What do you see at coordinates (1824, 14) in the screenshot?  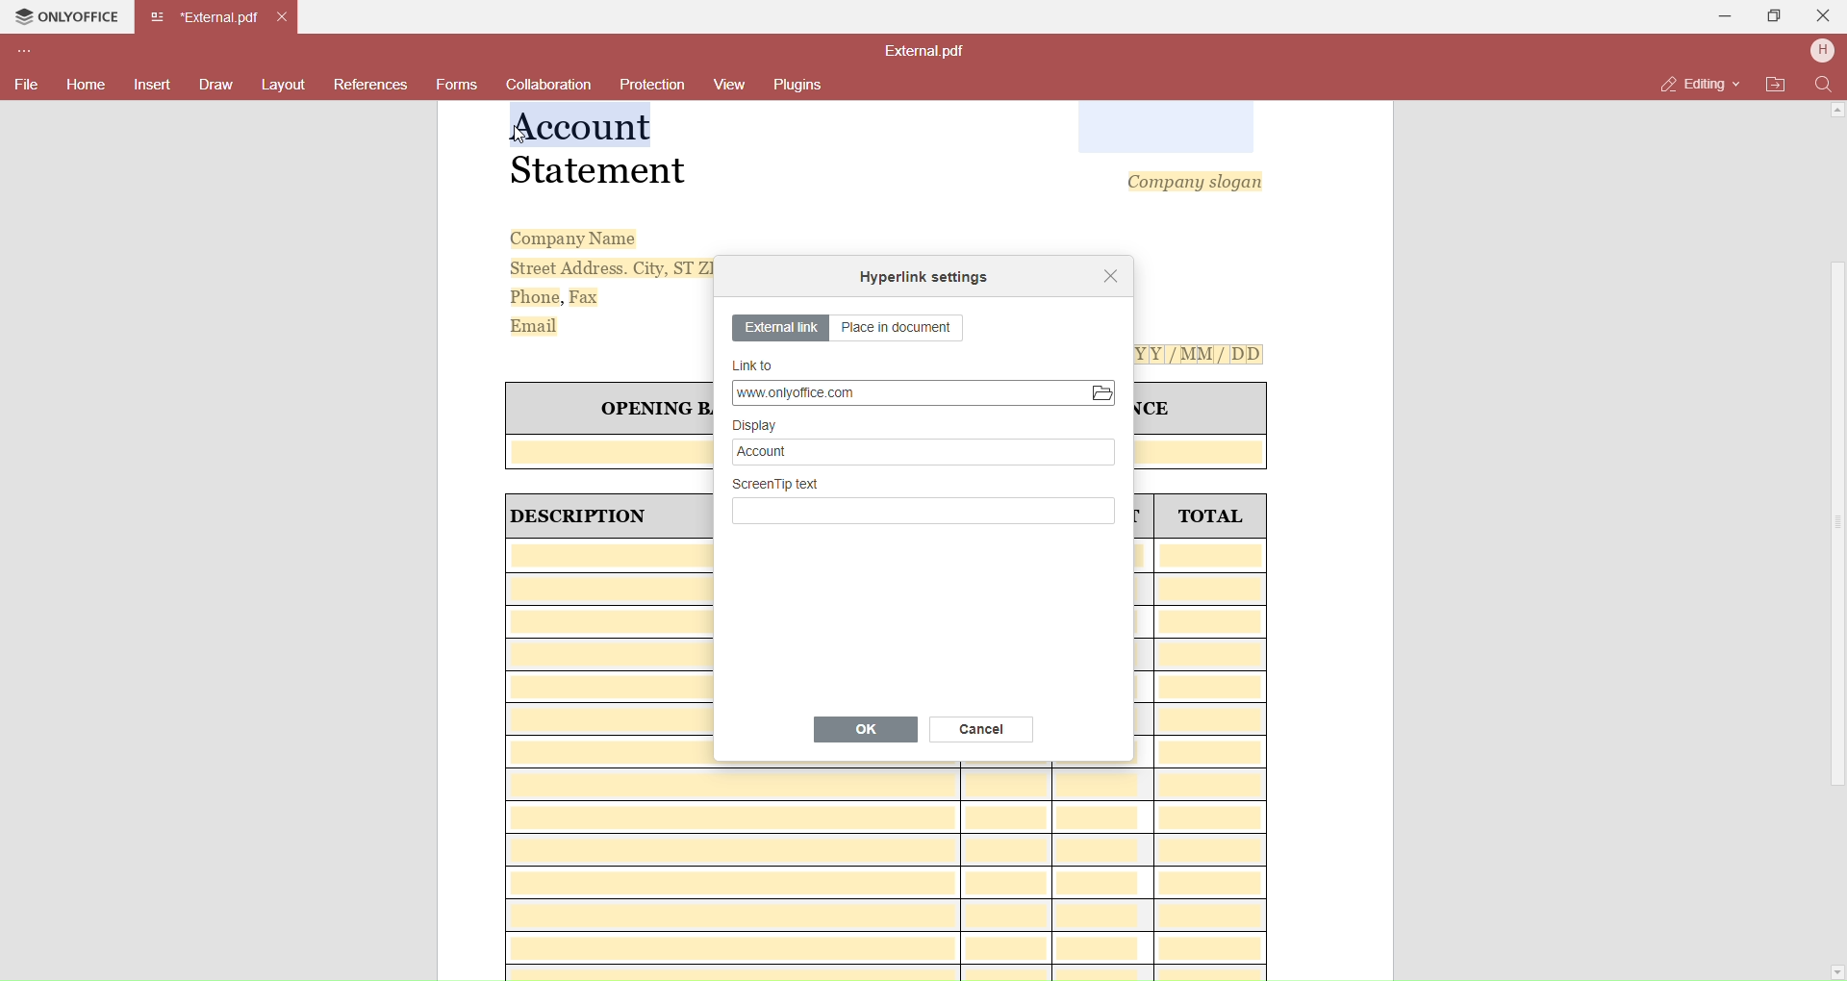 I see `Close` at bounding box center [1824, 14].